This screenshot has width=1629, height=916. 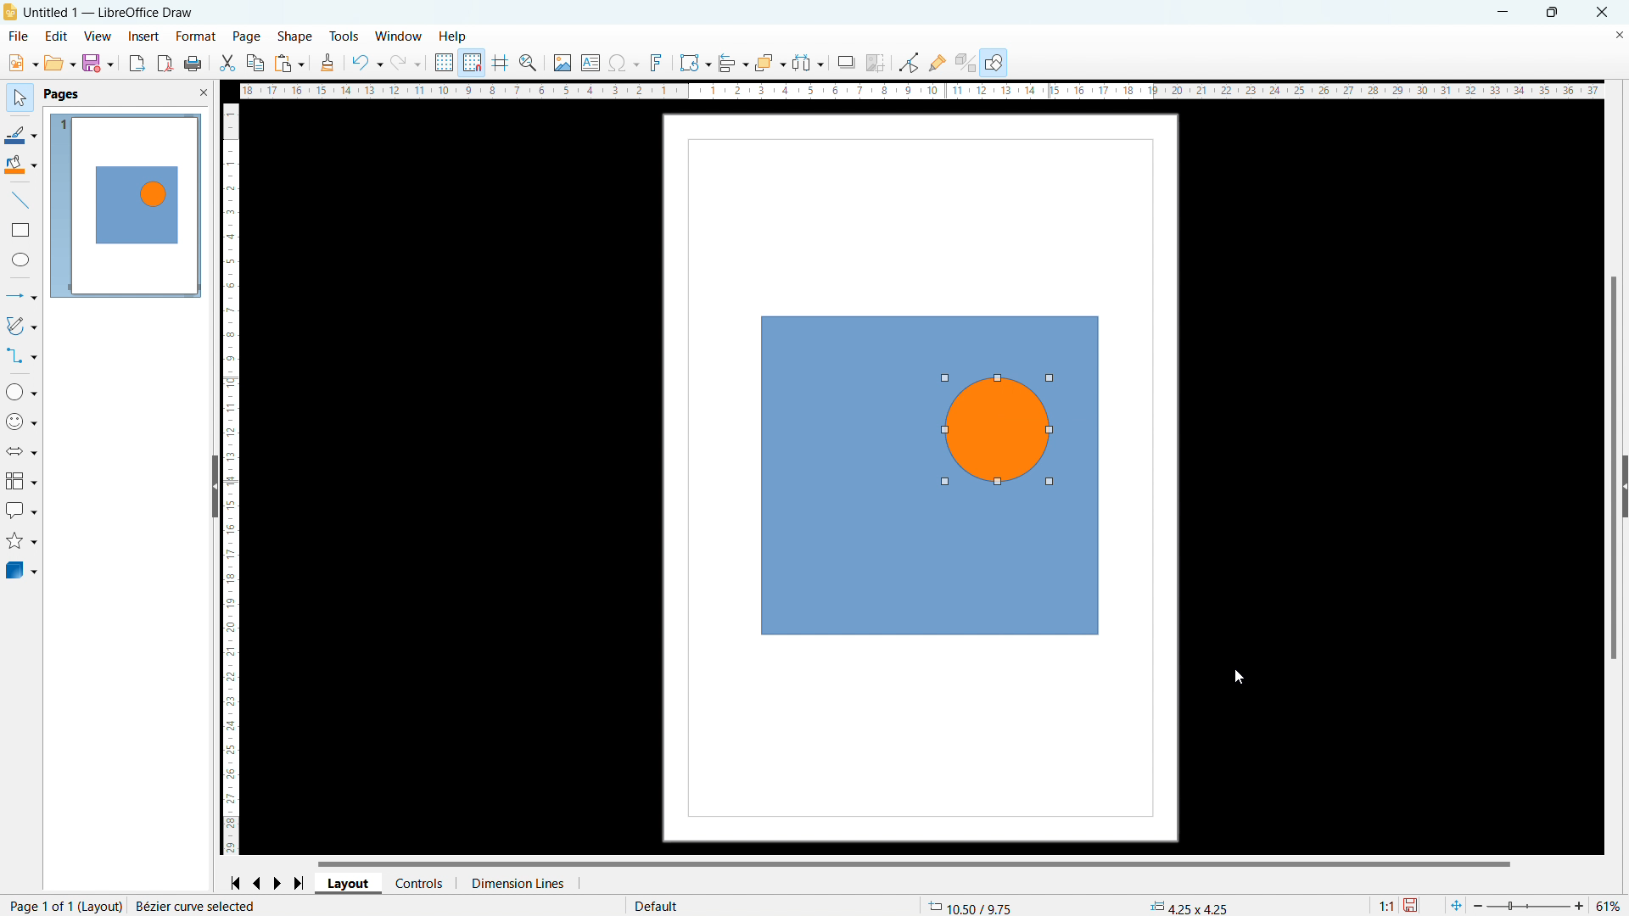 What do you see at coordinates (21, 297) in the screenshot?
I see `lines and arrows` at bounding box center [21, 297].